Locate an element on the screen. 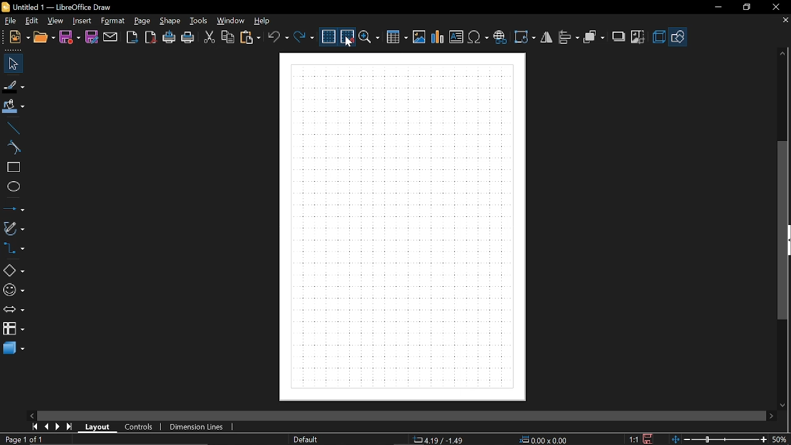 The image size is (791, 445).  symbols is located at coordinates (479, 37).